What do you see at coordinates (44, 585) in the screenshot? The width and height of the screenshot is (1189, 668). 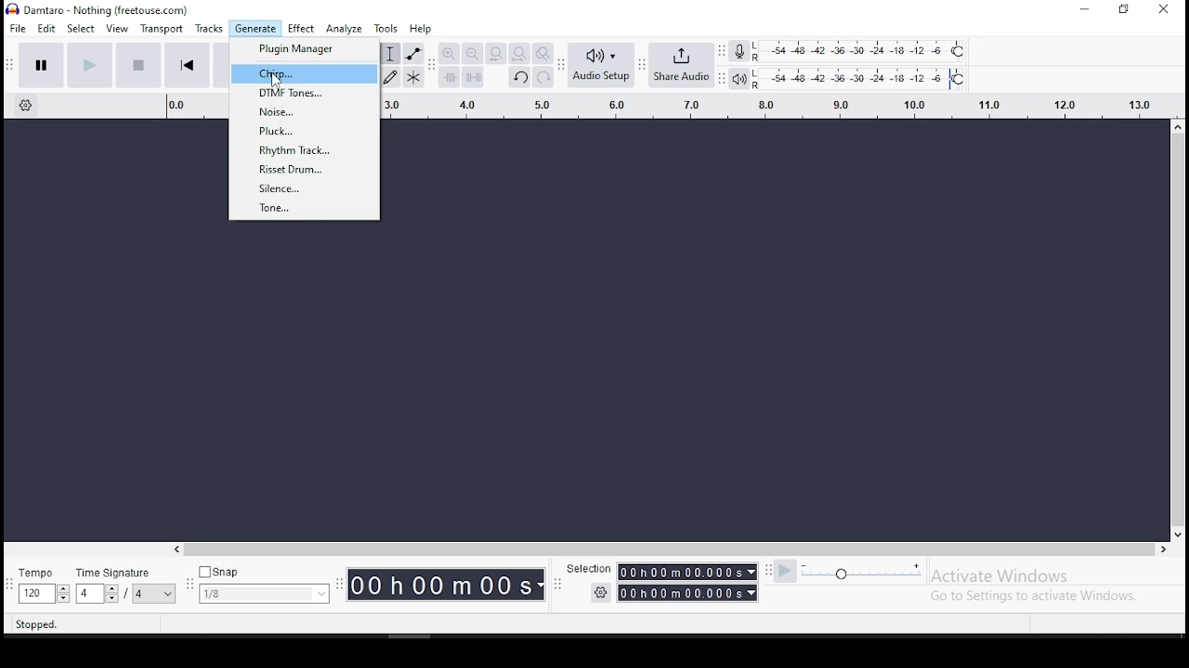 I see `tempo` at bounding box center [44, 585].